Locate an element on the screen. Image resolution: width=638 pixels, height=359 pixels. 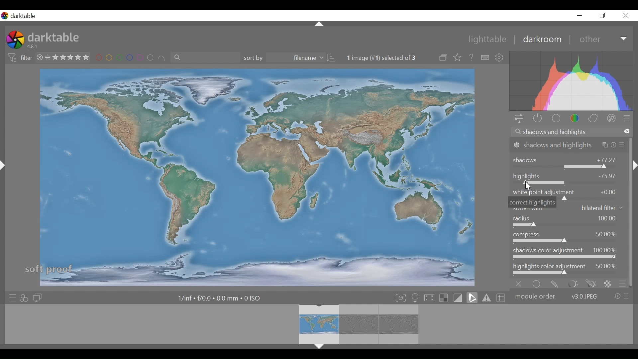
show global preferences is located at coordinates (501, 58).